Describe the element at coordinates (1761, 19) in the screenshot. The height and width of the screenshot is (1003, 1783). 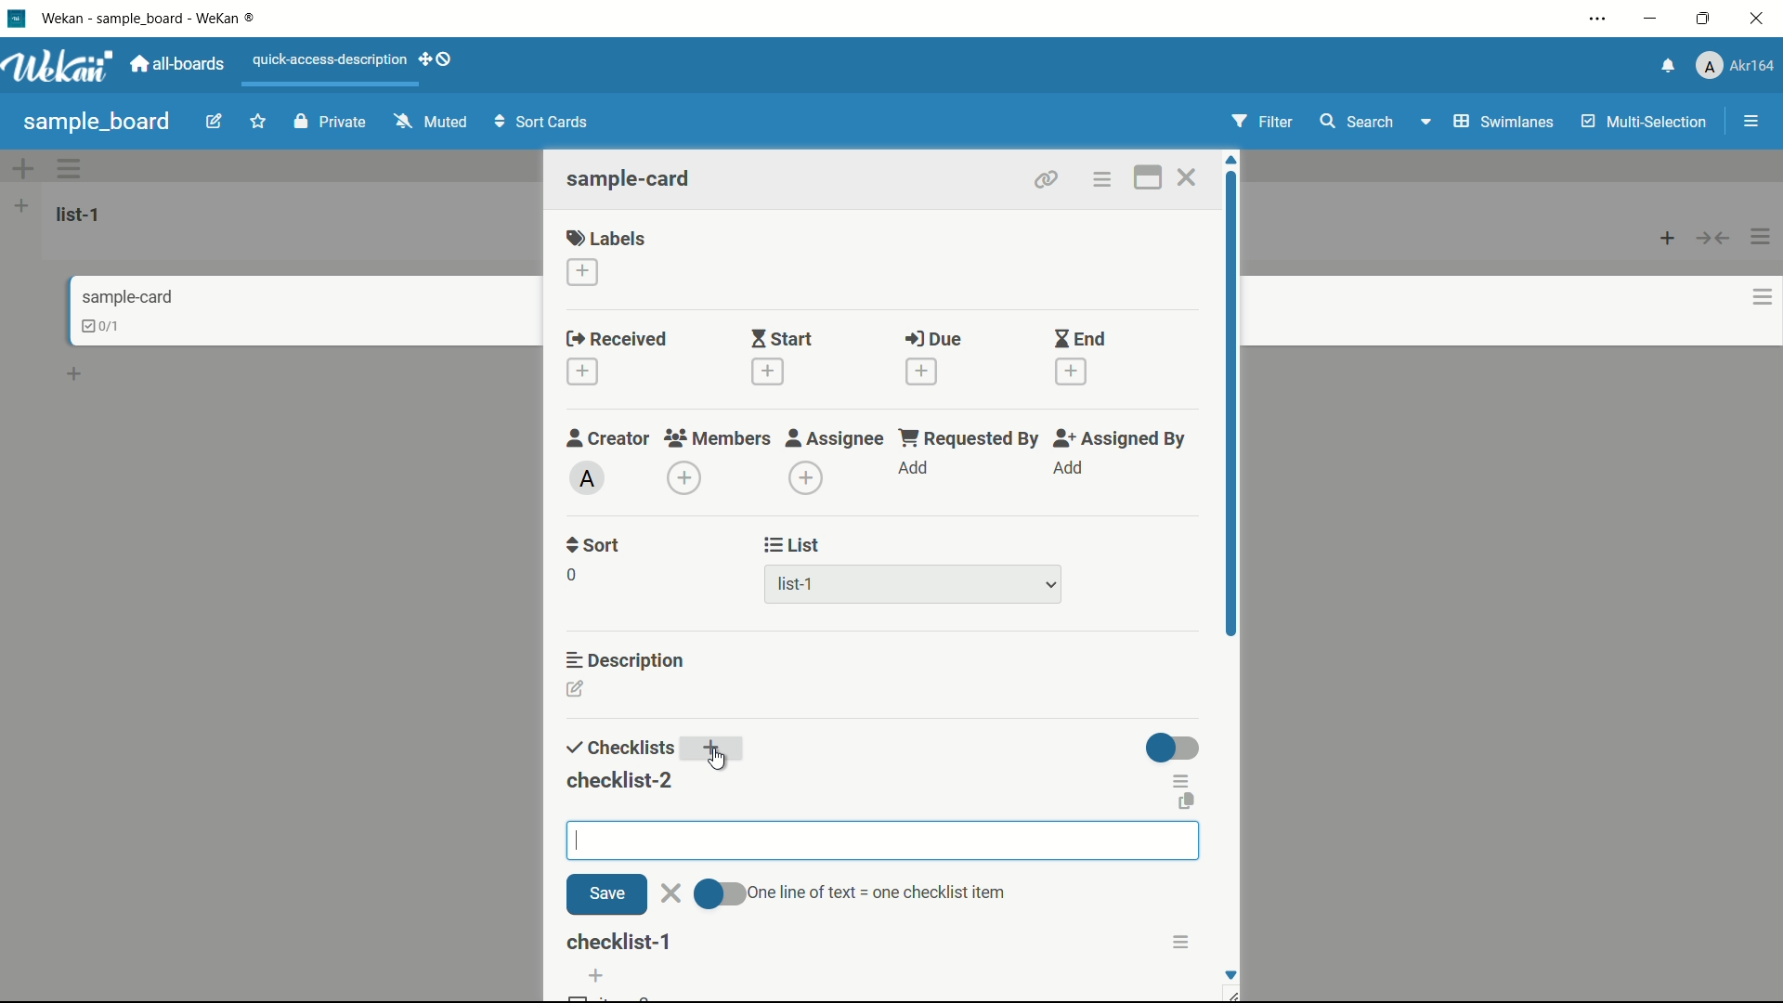
I see `close app` at that location.